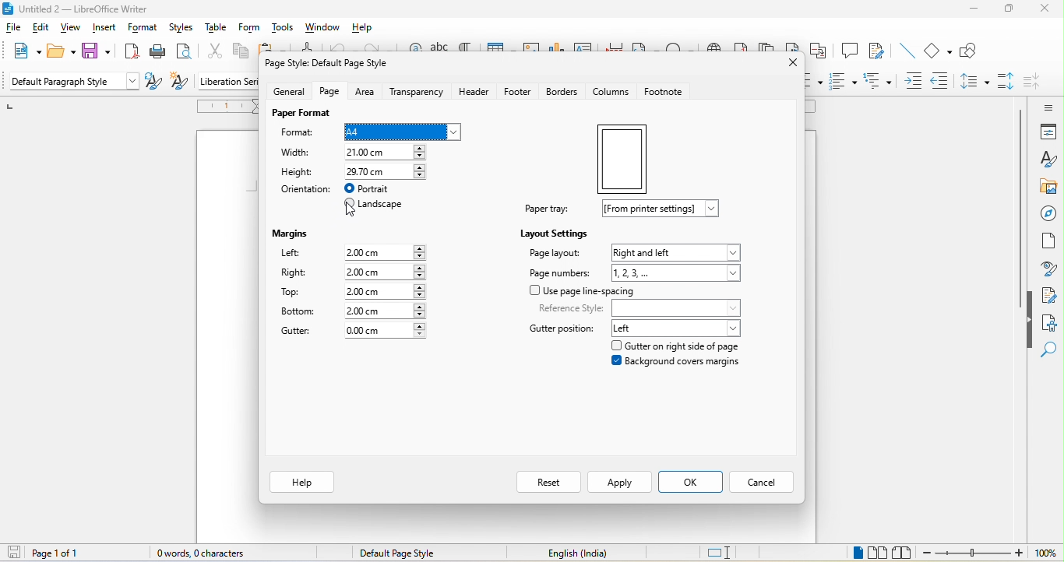  Describe the element at coordinates (475, 93) in the screenshot. I see `header` at that location.